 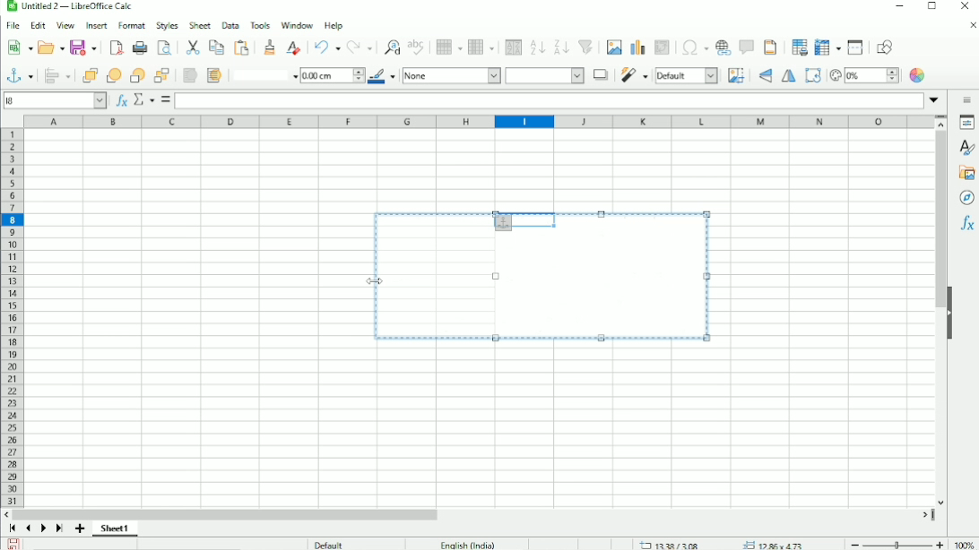 I want to click on Save, so click(x=83, y=48).